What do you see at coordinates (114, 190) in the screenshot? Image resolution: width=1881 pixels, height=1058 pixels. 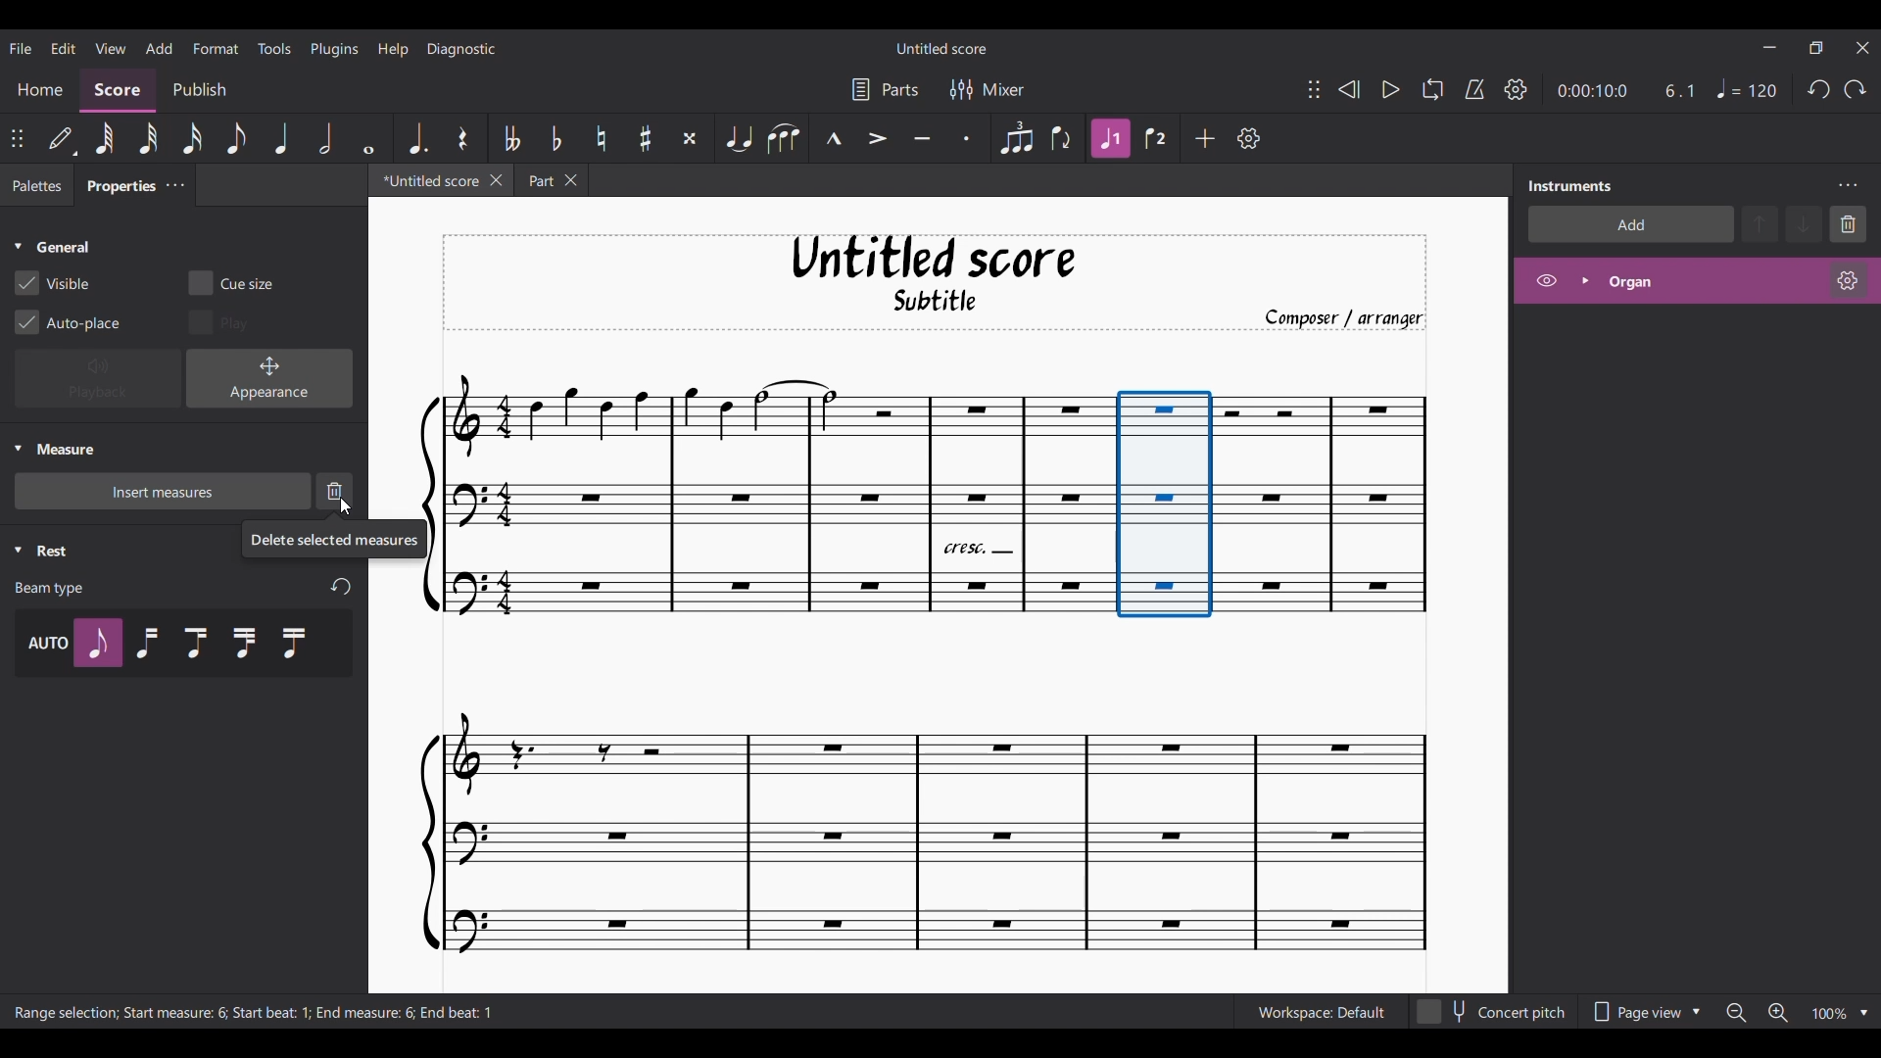 I see `properties` at bounding box center [114, 190].